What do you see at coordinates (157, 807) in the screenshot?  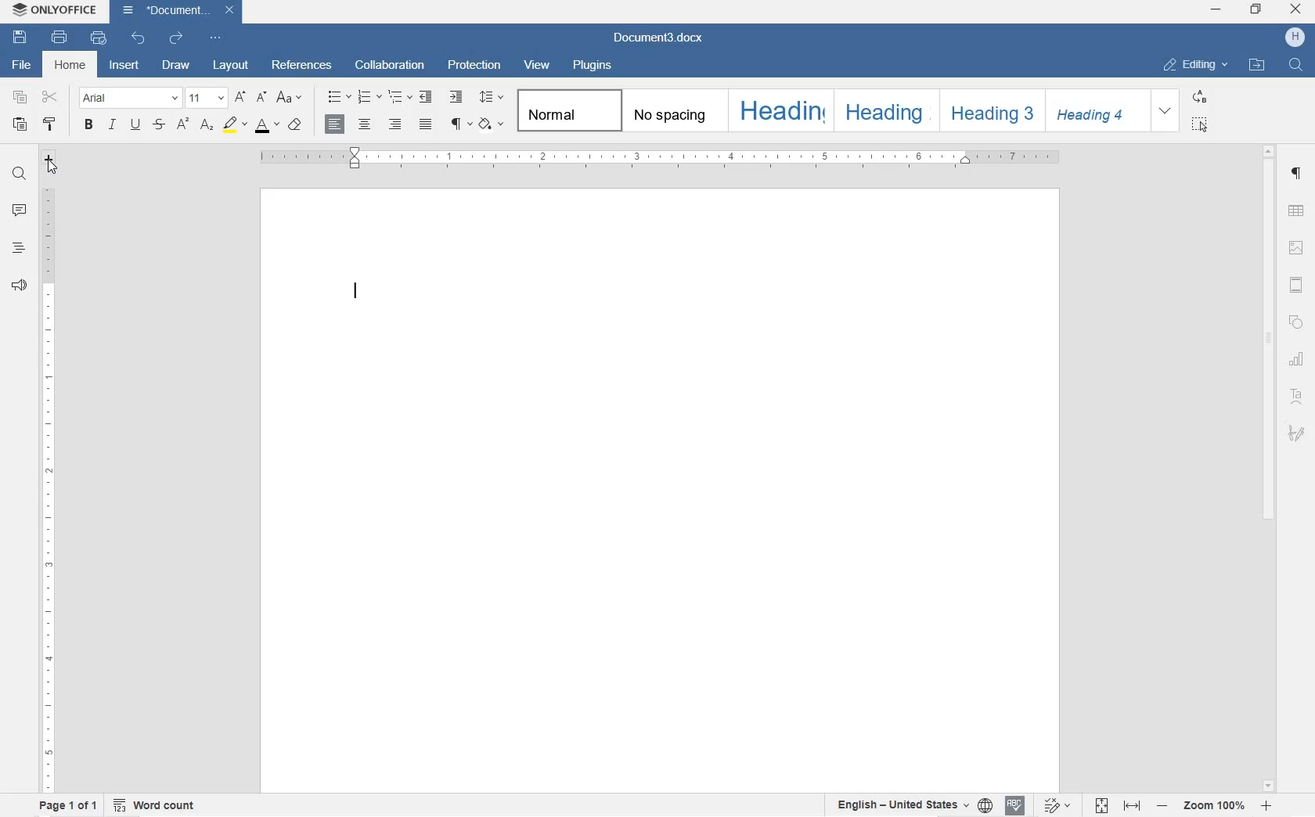 I see `WORD COUNT` at bounding box center [157, 807].